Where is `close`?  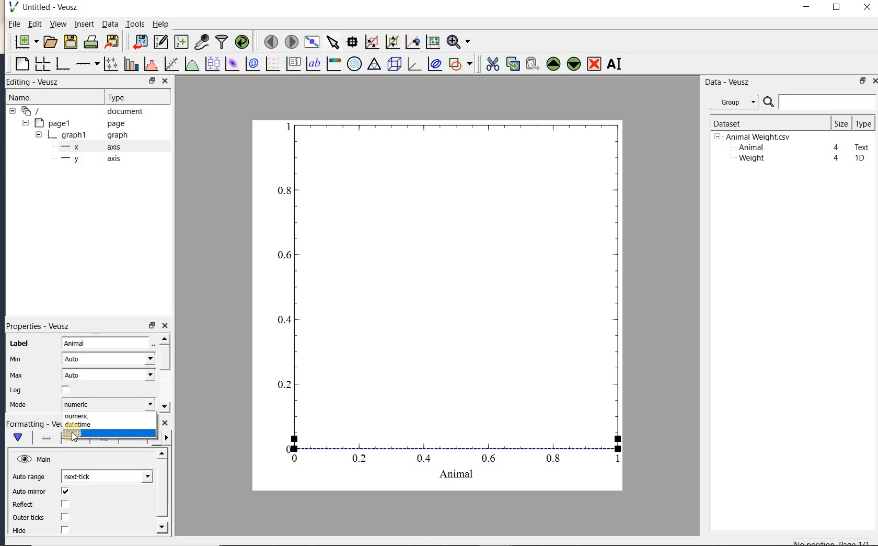
close is located at coordinates (165, 423).